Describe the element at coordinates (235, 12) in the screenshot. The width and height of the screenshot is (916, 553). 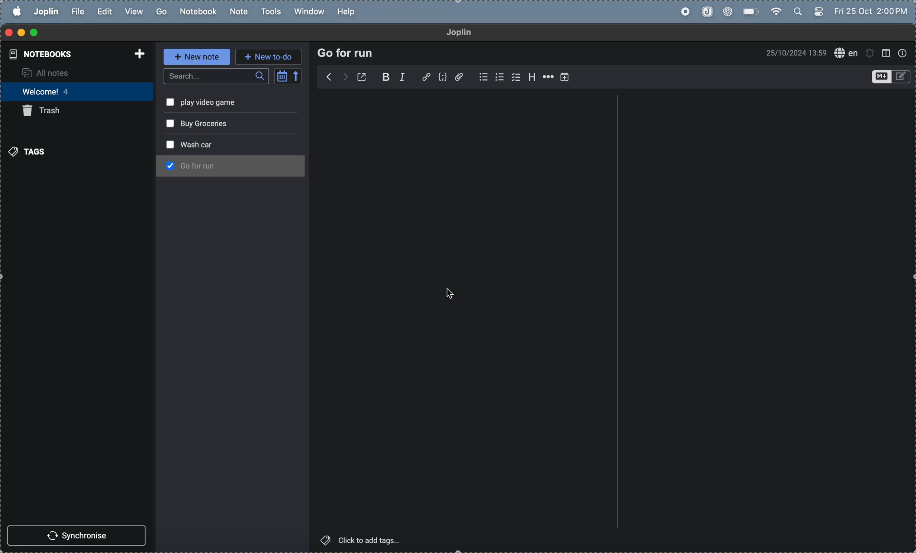
I see `note` at that location.